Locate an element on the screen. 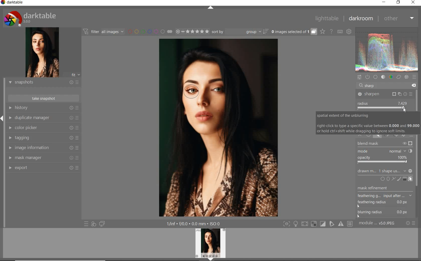  spatial extent of the unblurring
right-click to type a specific value between 0.000 and 99.000
or hold cirl+shift while dragging to ignore soft limits. is located at coordinates (368, 123).